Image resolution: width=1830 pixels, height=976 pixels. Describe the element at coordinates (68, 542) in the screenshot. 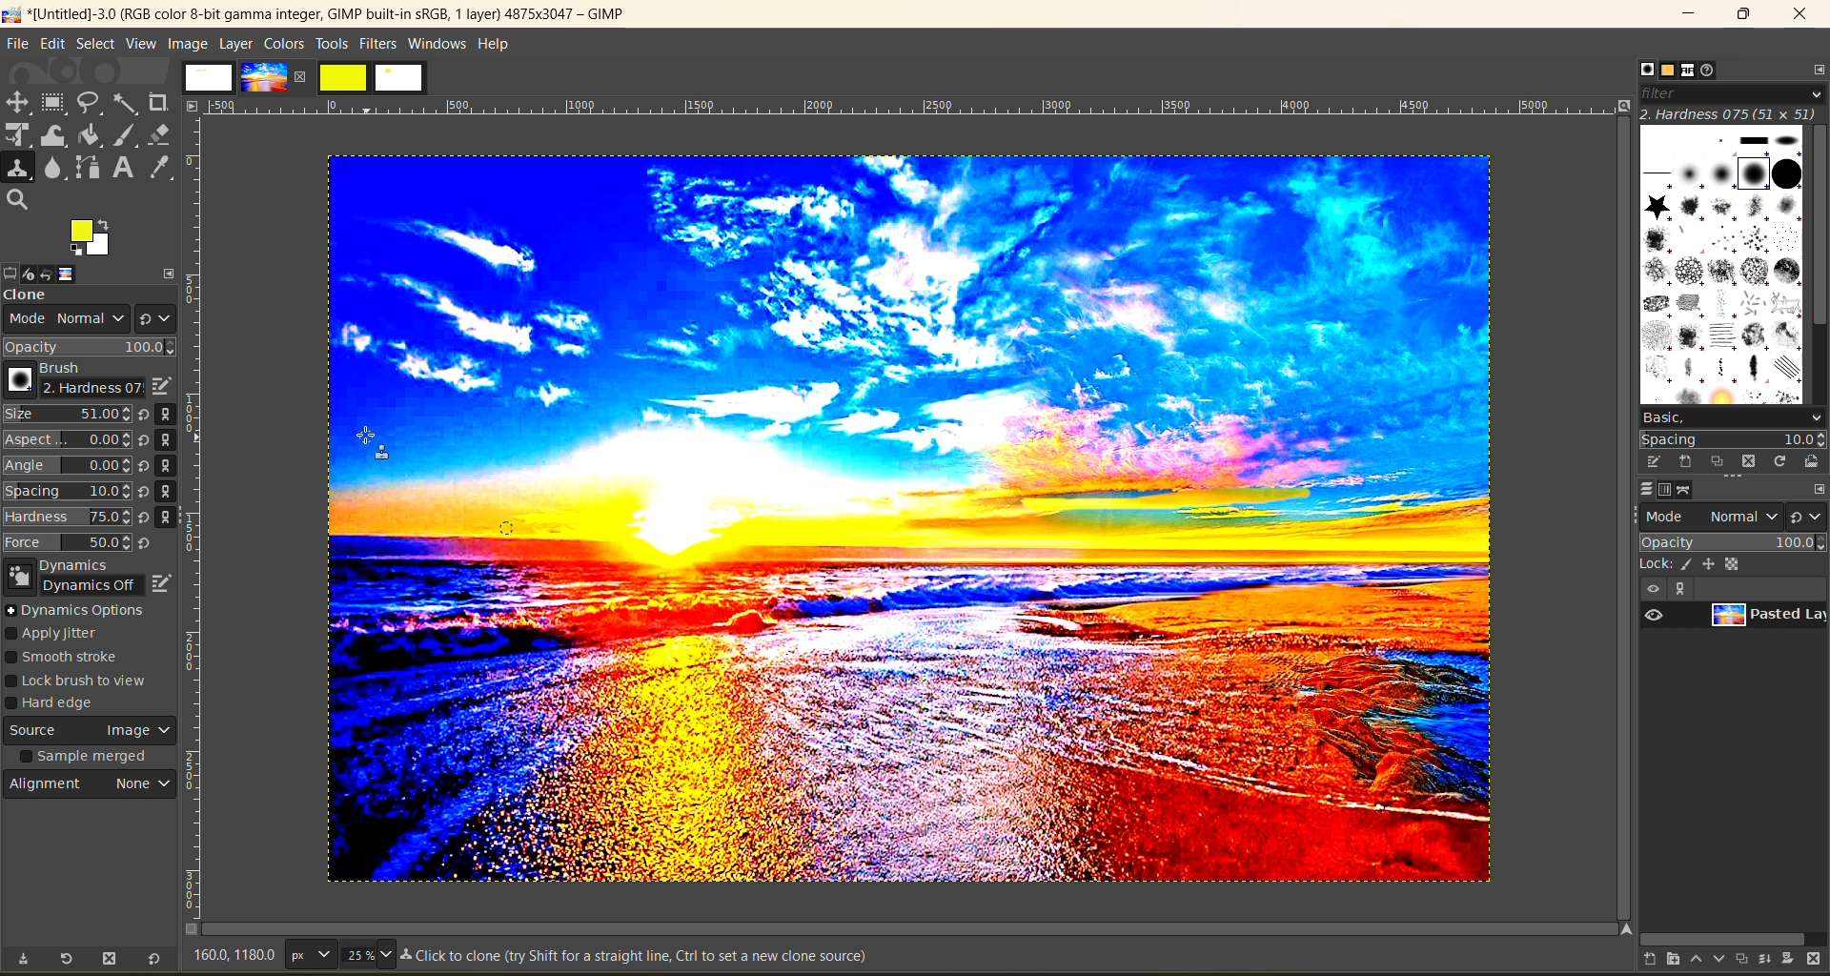

I see `Force. 50.0` at that location.